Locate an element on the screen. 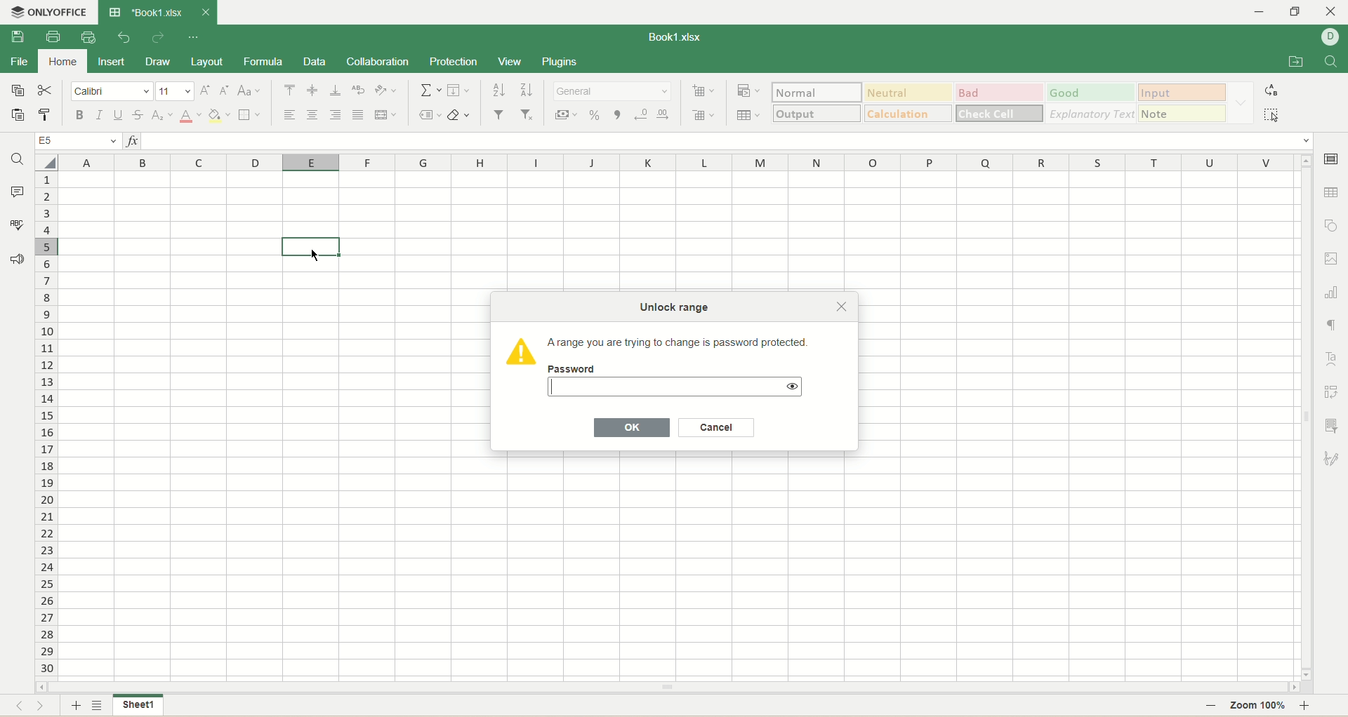 This screenshot has width=1348, height=717. insert cell is located at coordinates (703, 91).